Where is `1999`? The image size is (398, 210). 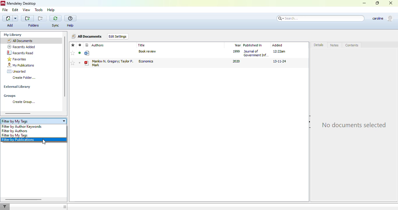 1999 is located at coordinates (236, 51).